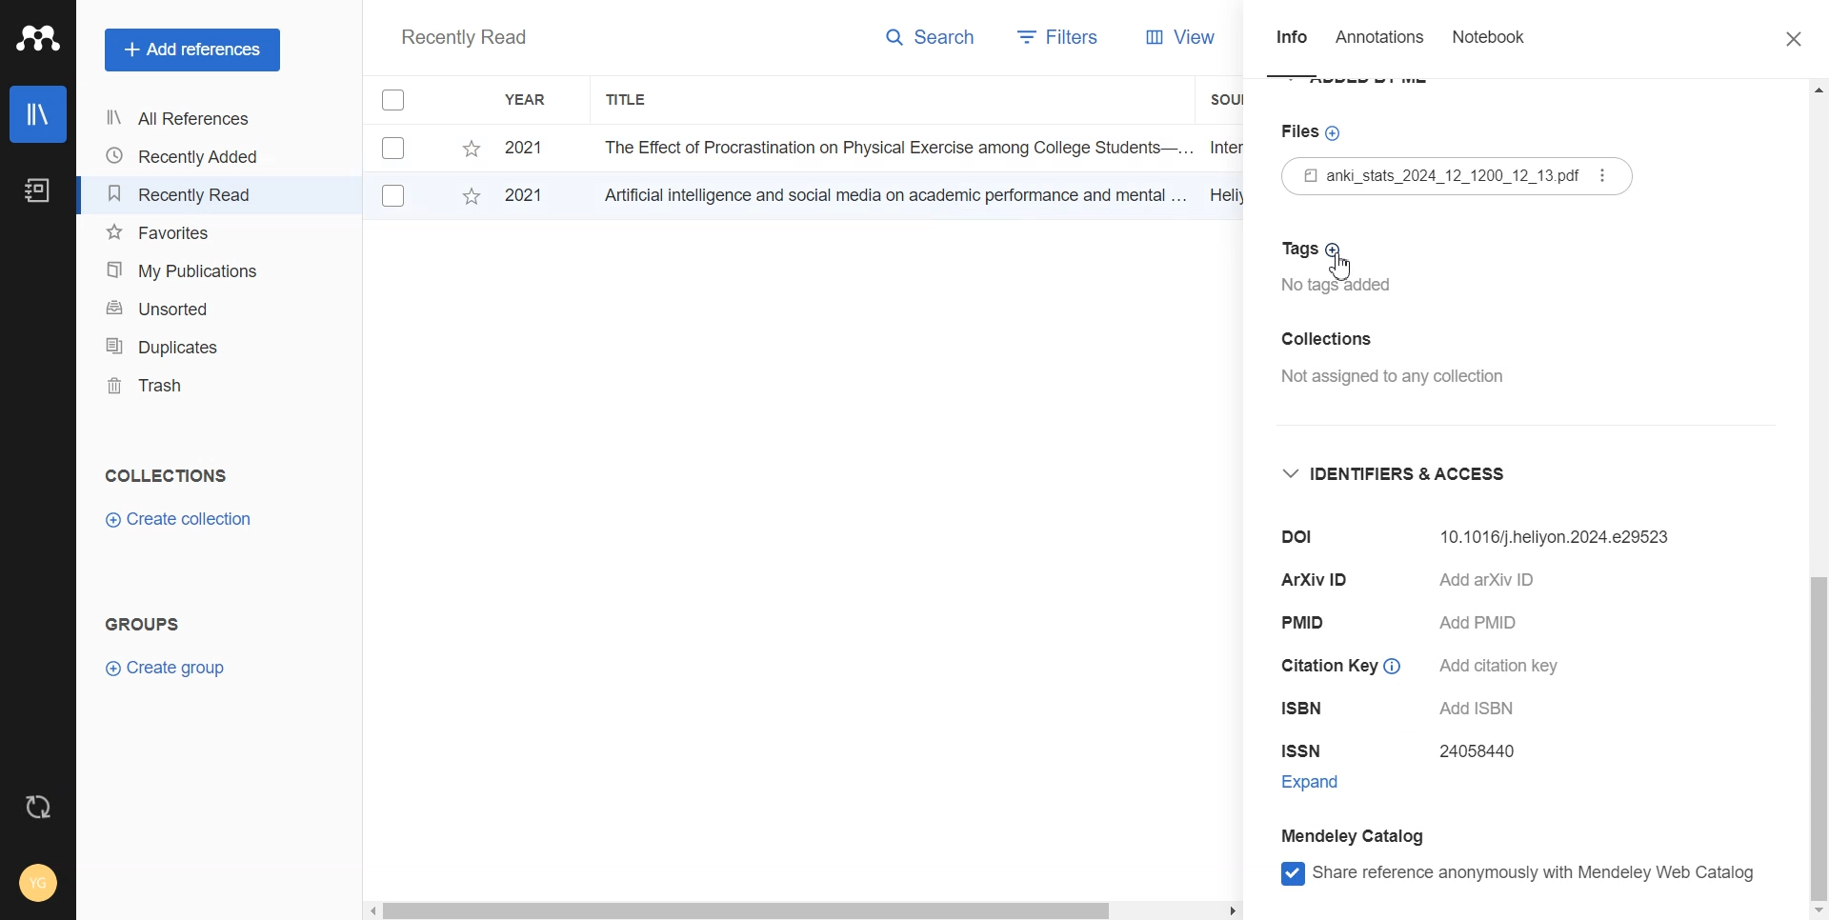 Image resolution: width=1829 pixels, height=920 pixels. I want to click on Add references, so click(192, 50).